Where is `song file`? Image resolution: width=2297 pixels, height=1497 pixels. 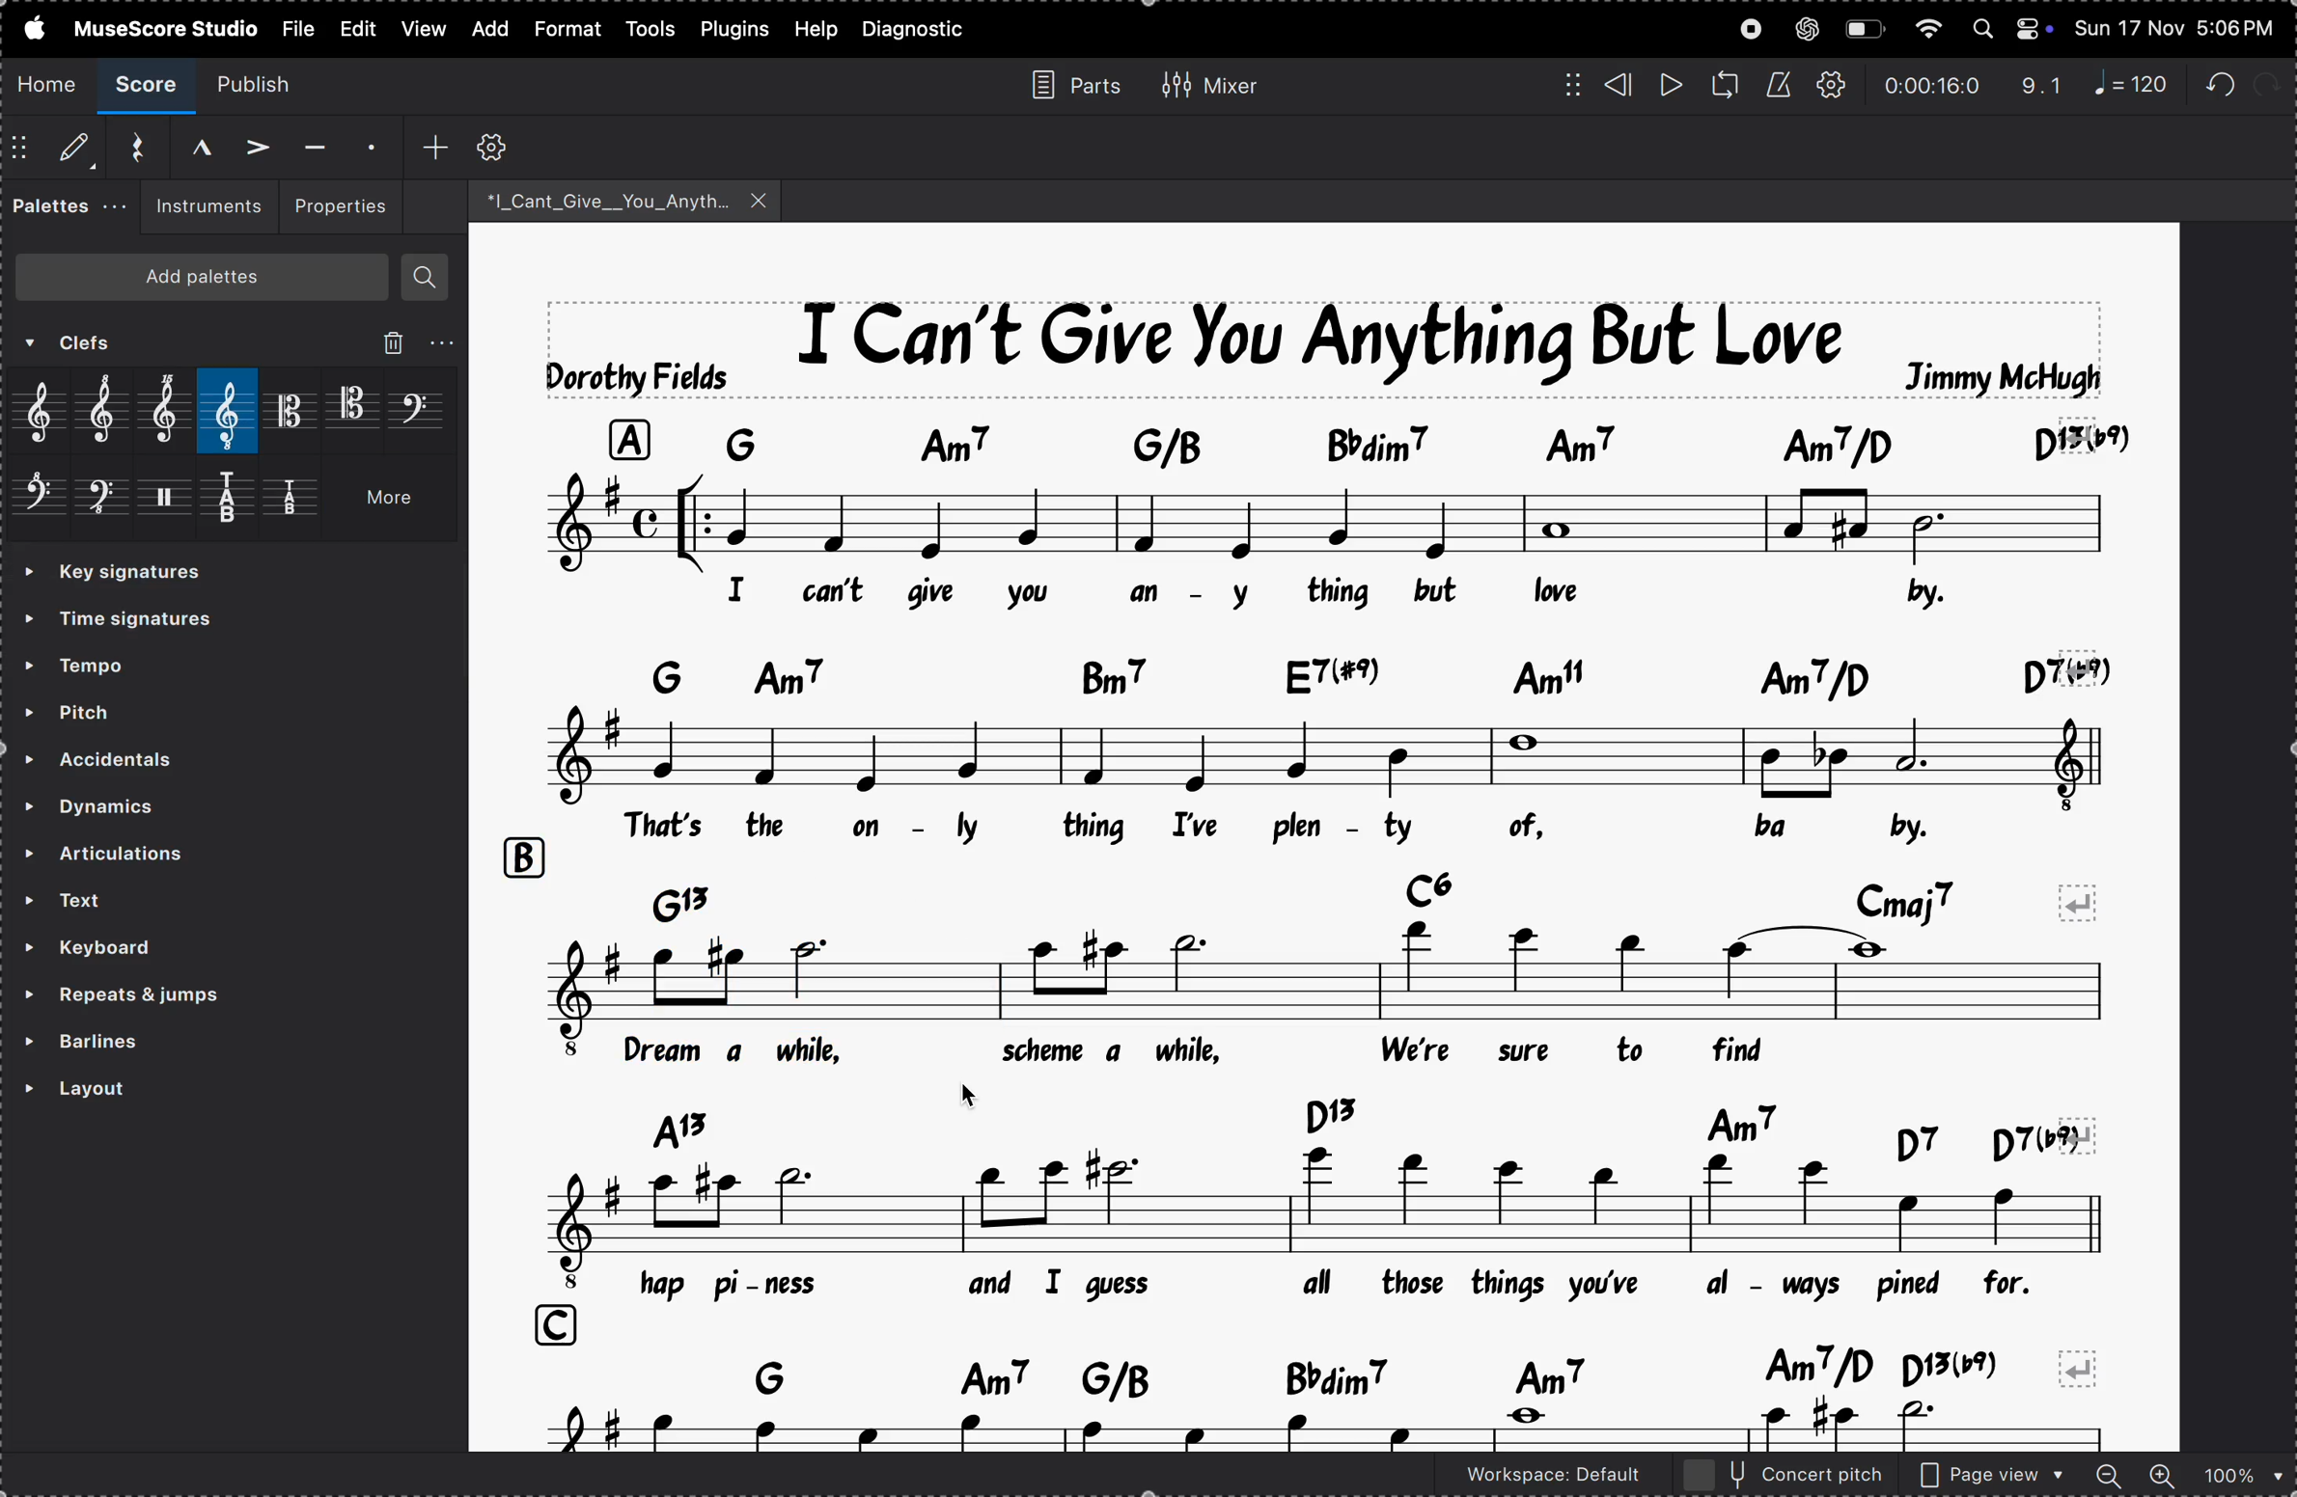 song file is located at coordinates (626, 200).